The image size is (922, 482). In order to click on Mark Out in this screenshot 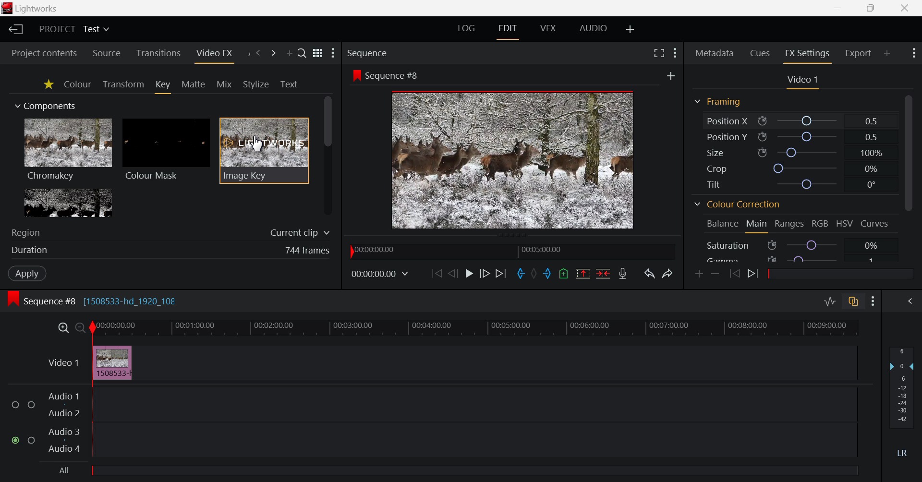, I will do `click(548, 273)`.